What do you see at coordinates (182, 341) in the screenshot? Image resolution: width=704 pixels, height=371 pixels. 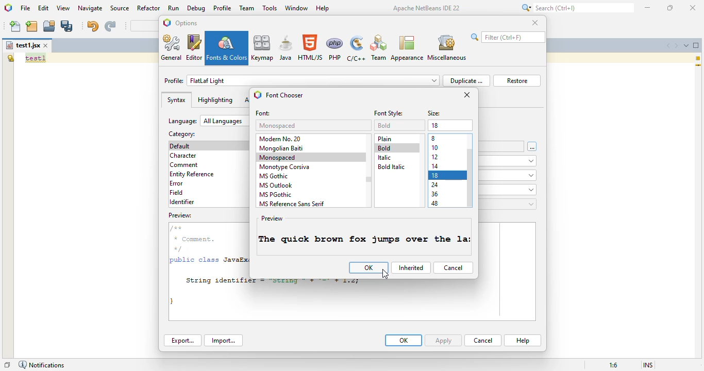 I see `export` at bounding box center [182, 341].